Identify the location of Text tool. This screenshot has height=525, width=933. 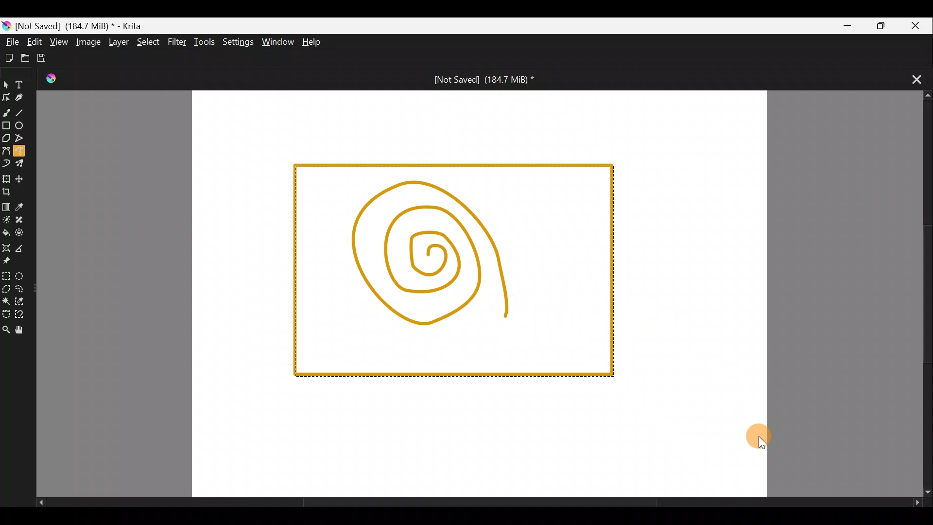
(23, 83).